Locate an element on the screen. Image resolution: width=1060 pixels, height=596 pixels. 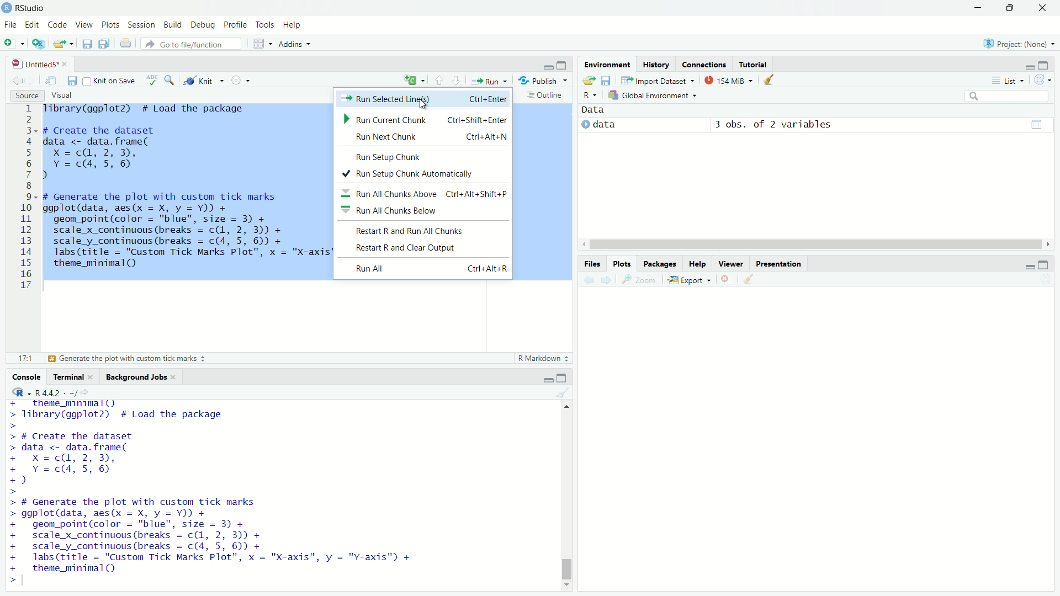
clear objects from the workspace is located at coordinates (774, 81).